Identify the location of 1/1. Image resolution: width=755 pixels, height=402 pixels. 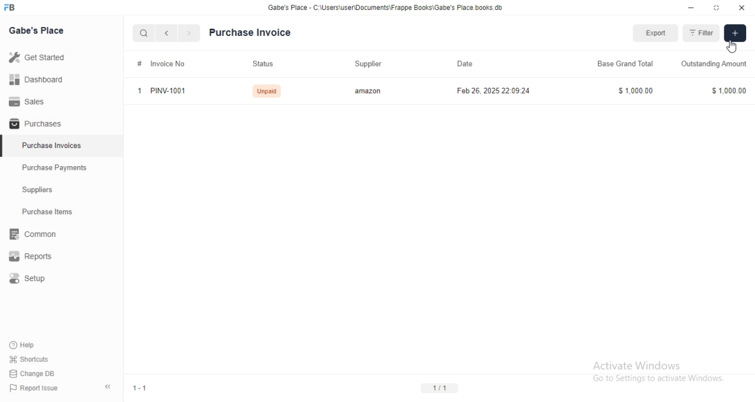
(439, 388).